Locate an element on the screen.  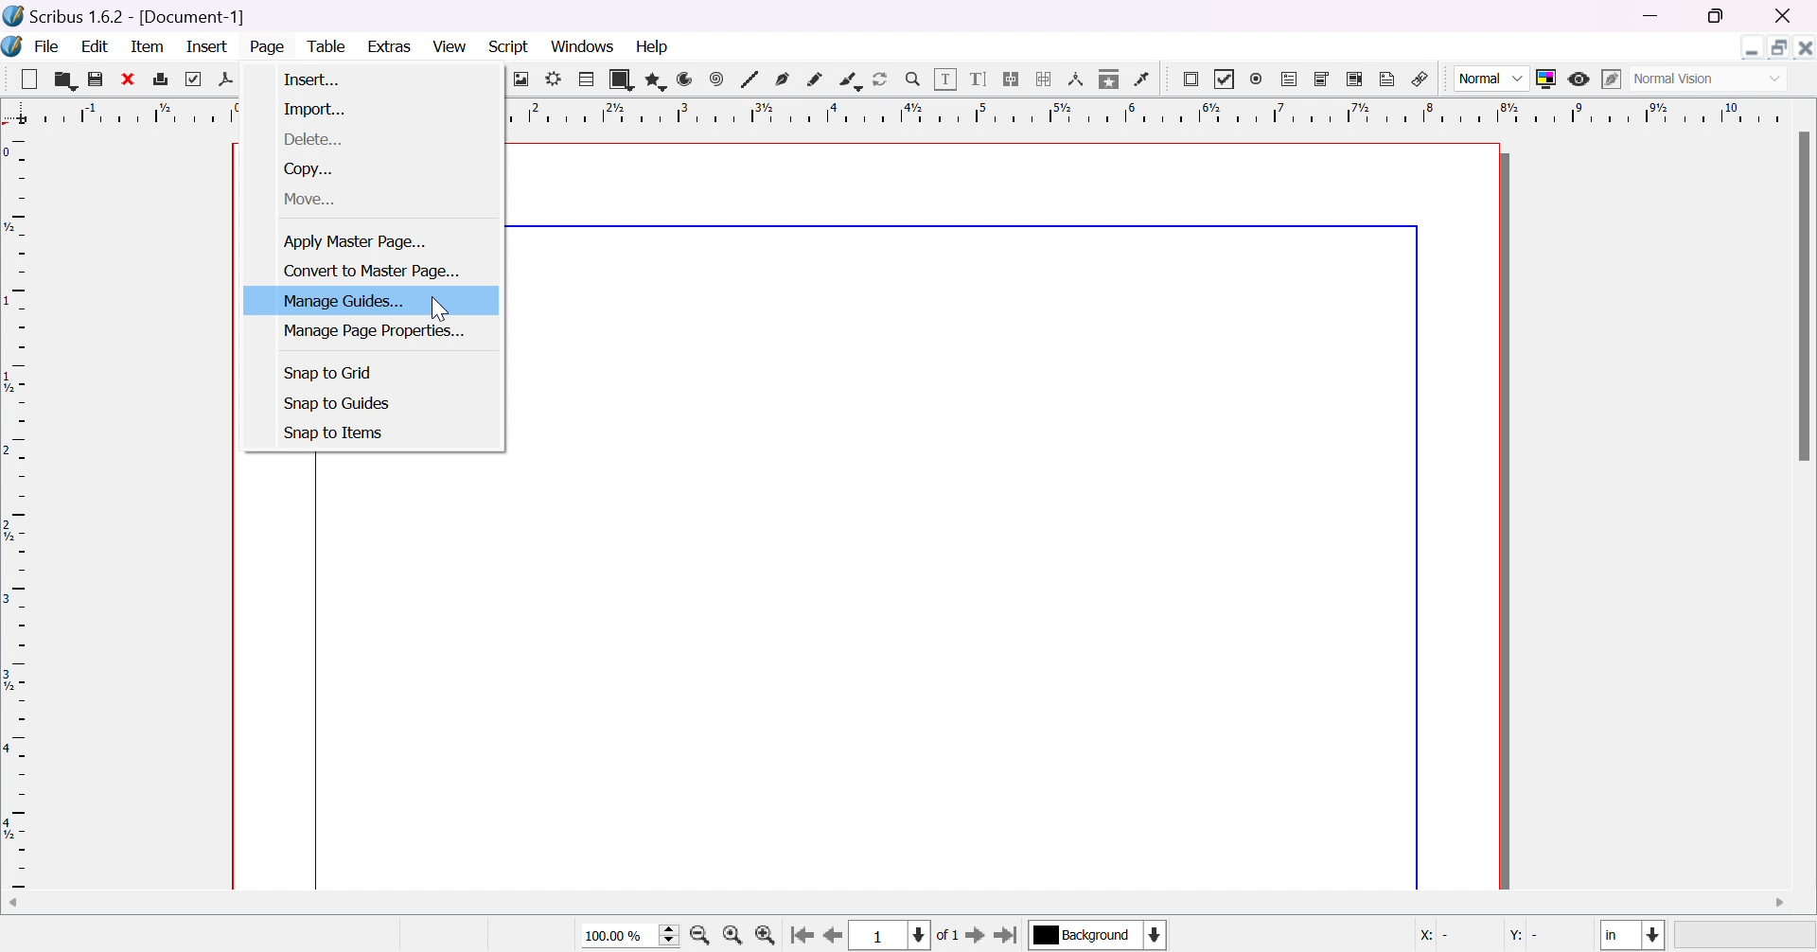
toggle color management system is located at coordinates (1550, 78).